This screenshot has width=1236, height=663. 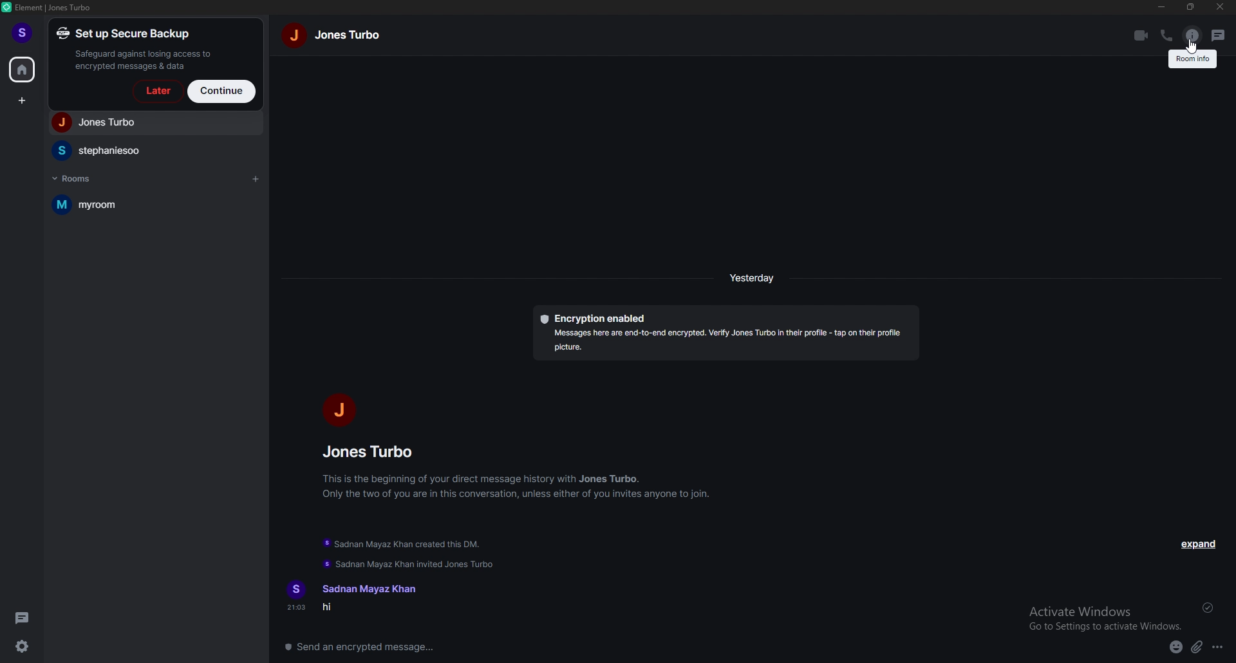 I want to click on encryption description, so click(x=726, y=335).